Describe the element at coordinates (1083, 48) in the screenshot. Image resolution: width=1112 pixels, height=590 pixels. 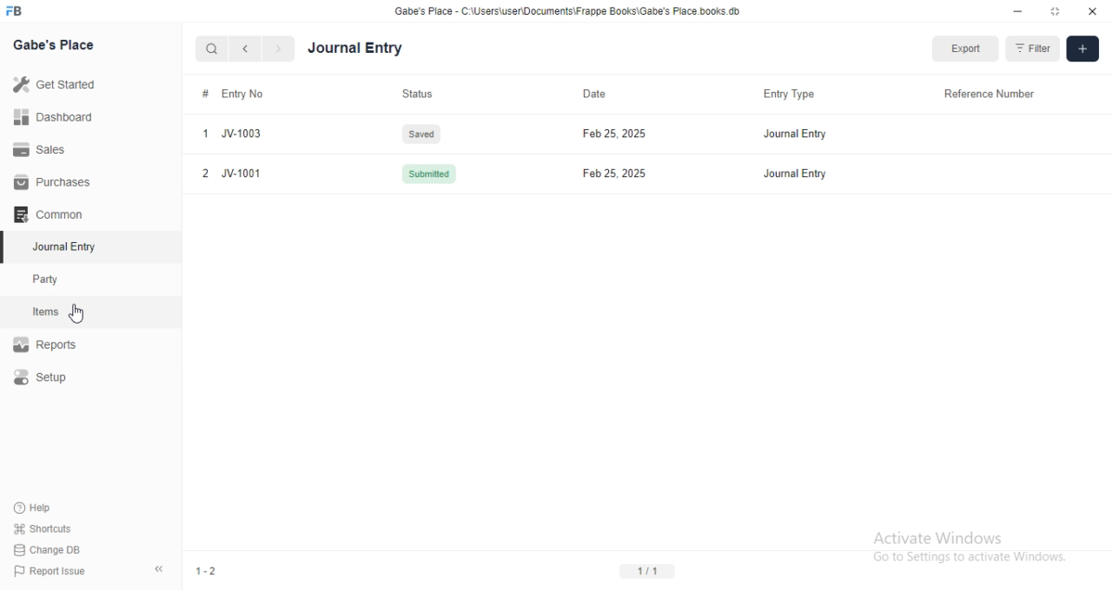
I see `+` at that location.